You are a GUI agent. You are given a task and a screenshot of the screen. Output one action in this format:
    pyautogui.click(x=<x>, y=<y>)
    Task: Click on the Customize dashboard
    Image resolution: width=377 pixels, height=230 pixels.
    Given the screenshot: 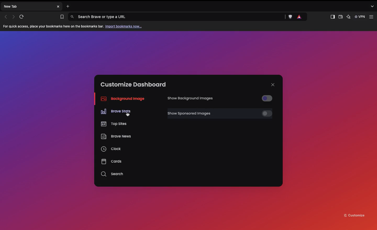 What is the action you would take?
    pyautogui.click(x=133, y=84)
    